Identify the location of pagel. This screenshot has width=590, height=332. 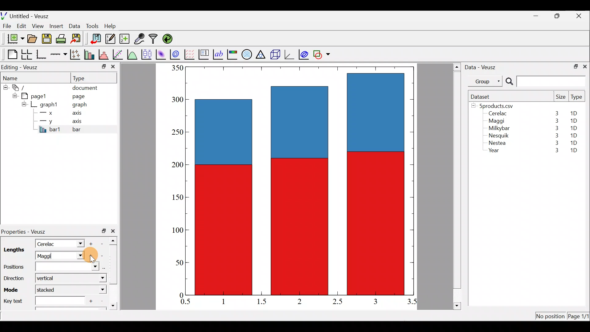
(37, 95).